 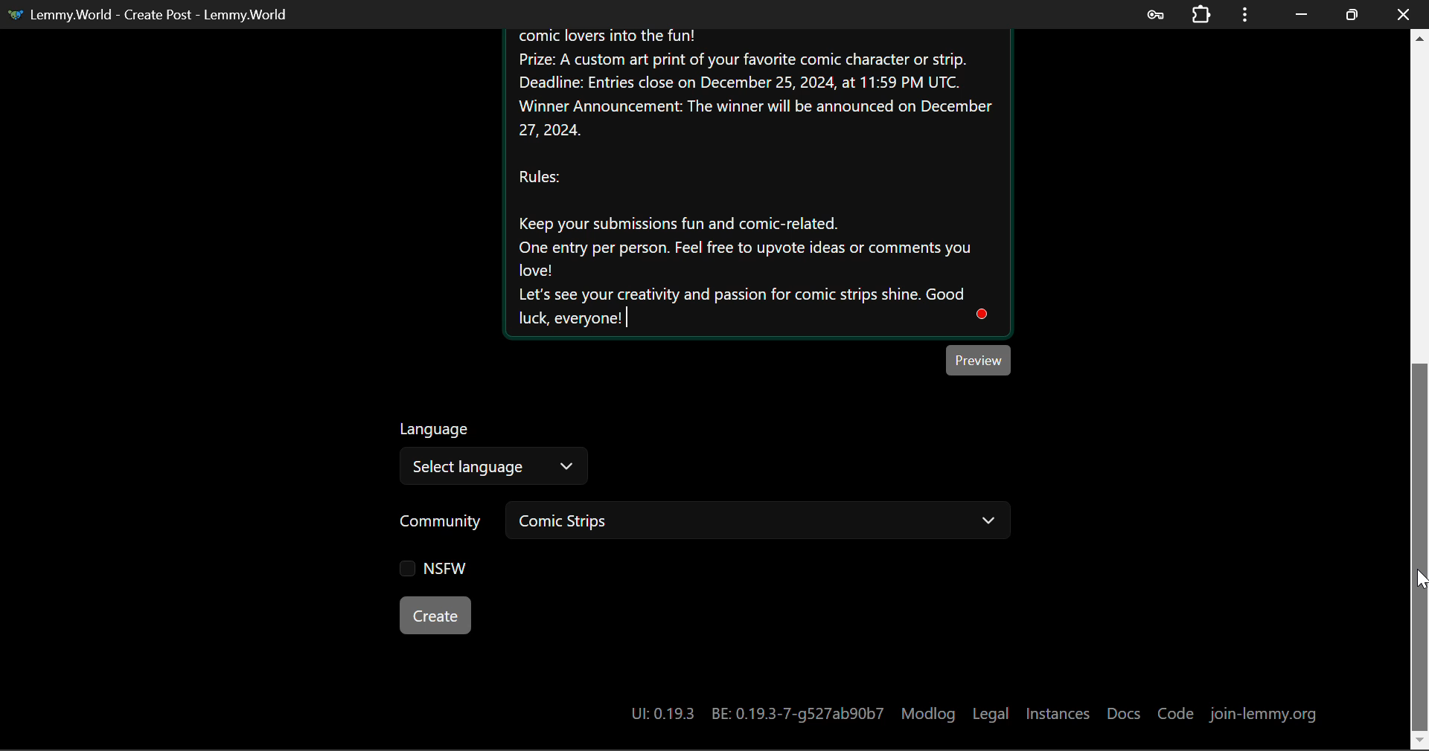 What do you see at coordinates (756, 182) in the screenshot?
I see `Hey Comic Strips Community!To celebrate our shared love for all things comics, we're hosting a special giveaway. Here's how you can enter: Comment below with: Your favorite comic strip of all time ORA comic strip idea you'd love to see created. Optional Bonus Entry: Share this post with your friends to bring morecomic lovers into the fun! Prize: A custom art print of your favorite comic character or strip. Deadline: Entries close on December 25, 2024, at 11:59 PM UTC. Winner Announcement: The winner will be announced on December 27, 2024. Rules:Keep your submissions fun and comic-related. One entry per person. Feel free to upvote ideas or comments youlove! Let's see your creativity and passion for comic strips shine. Goodluck, everyone!` at bounding box center [756, 182].